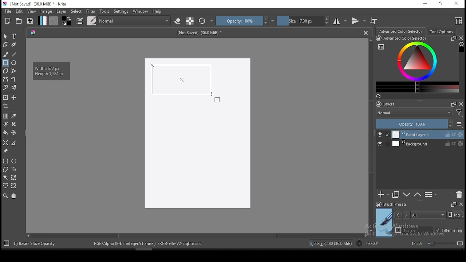 The width and height of the screenshot is (466, 262). I want to click on new layer, so click(383, 194).